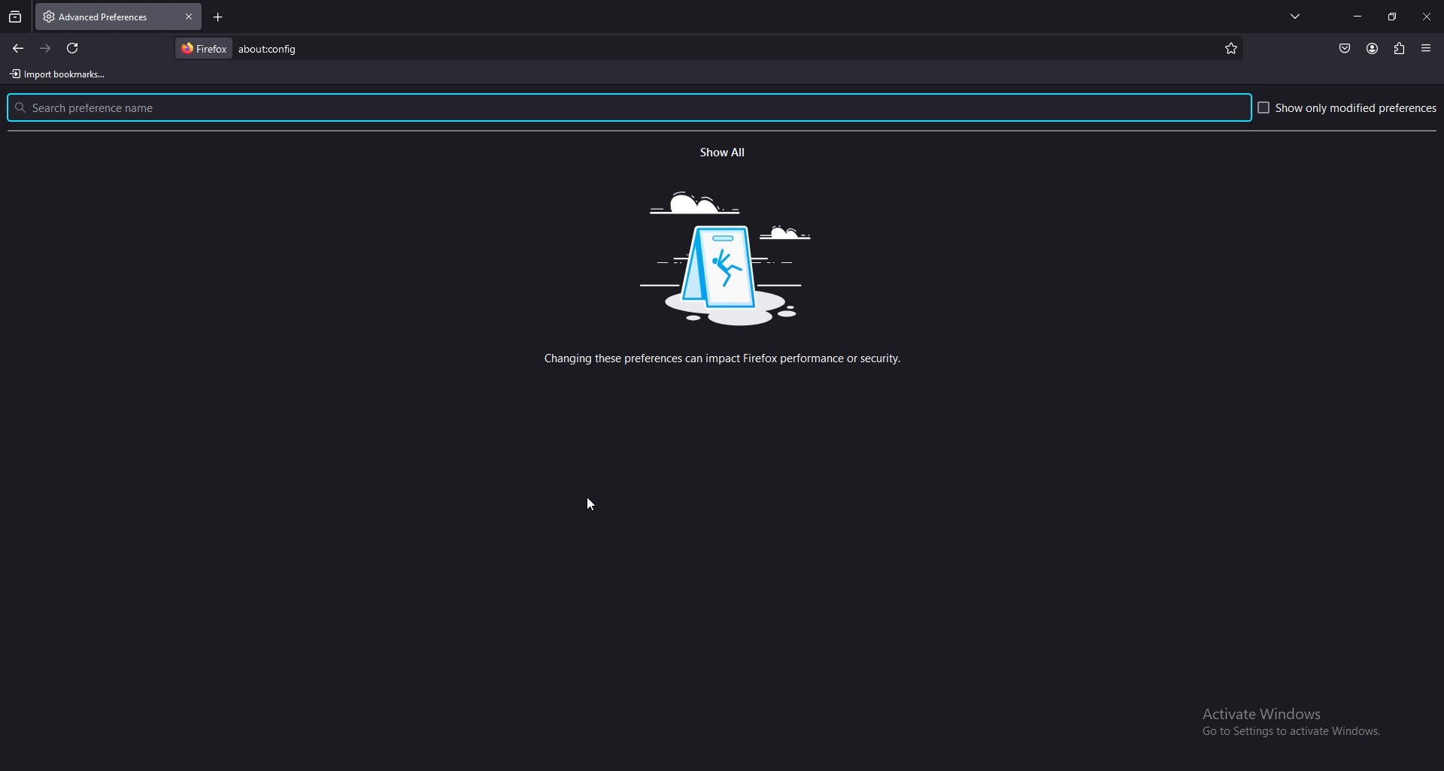  I want to click on resize, so click(1393, 17).